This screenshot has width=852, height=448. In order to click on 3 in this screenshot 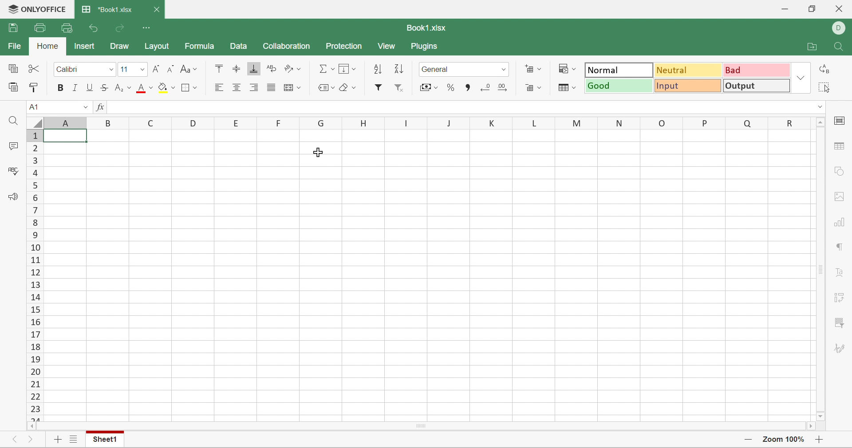, I will do `click(35, 160)`.